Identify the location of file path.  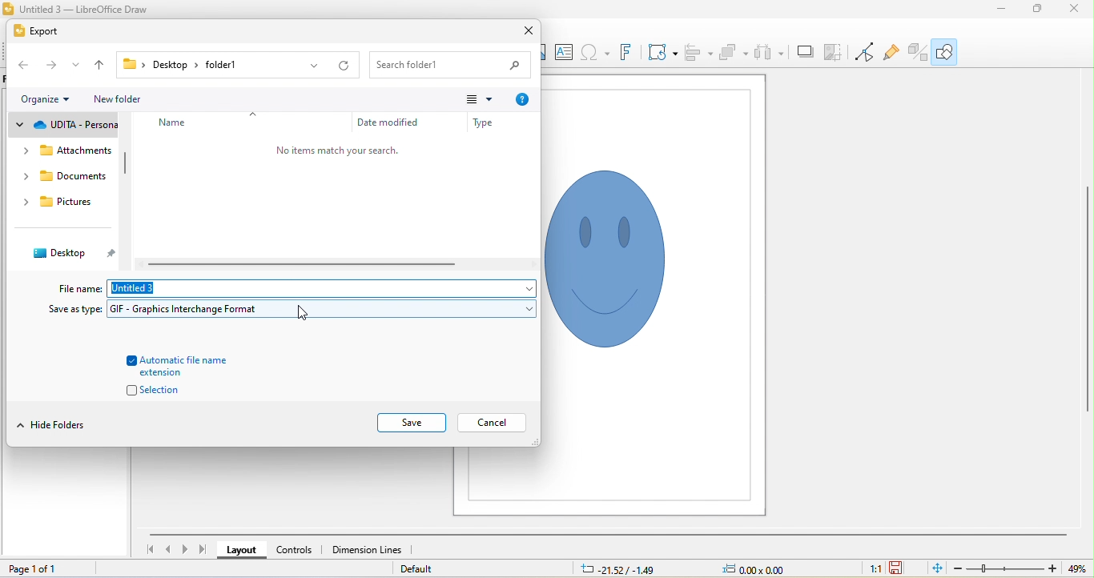
(185, 64).